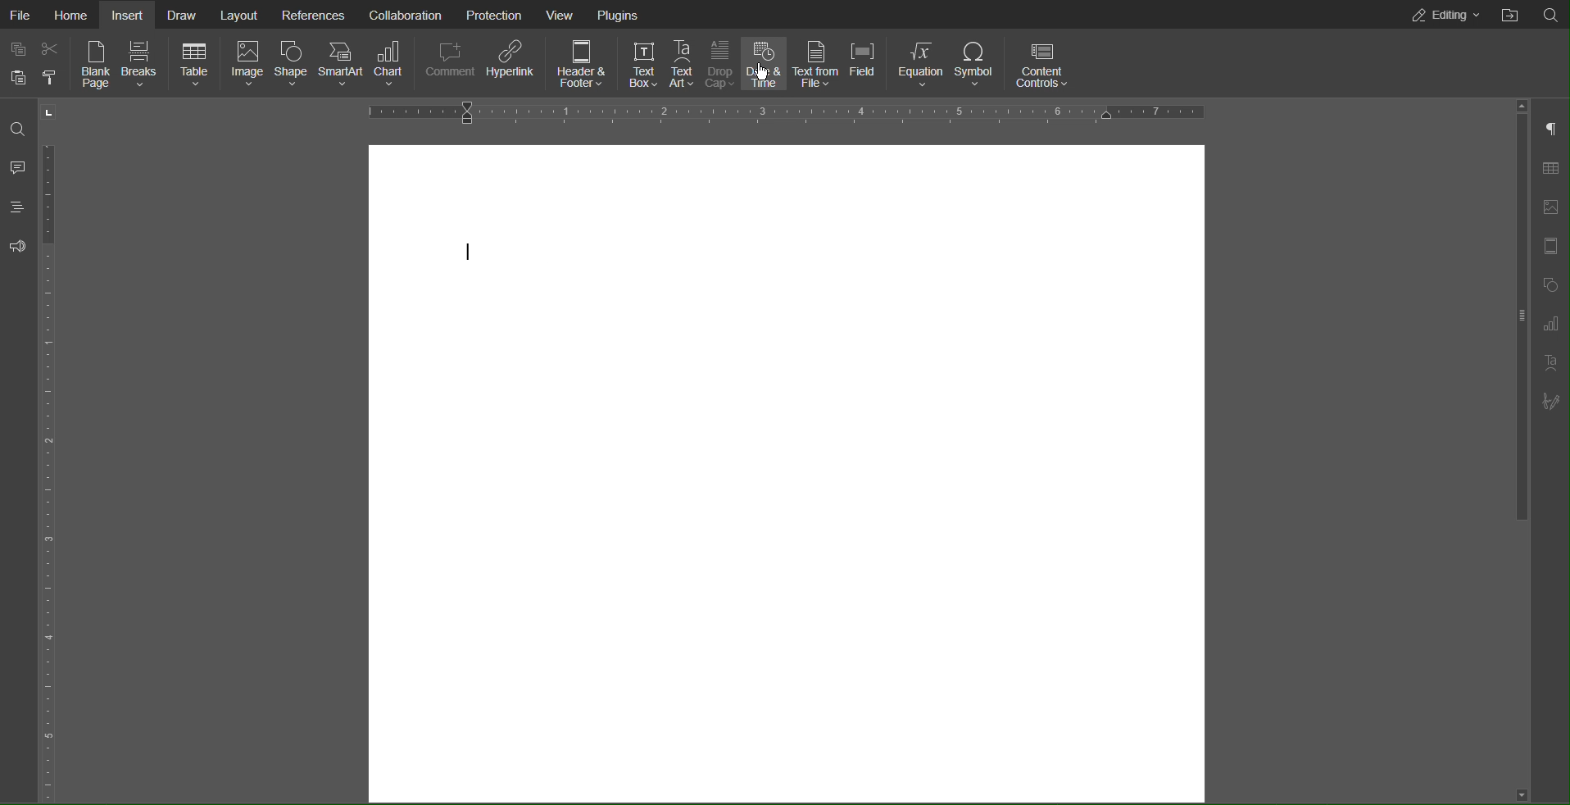 The width and height of the screenshot is (1570, 805). I want to click on Copy Formatting, so click(48, 80).